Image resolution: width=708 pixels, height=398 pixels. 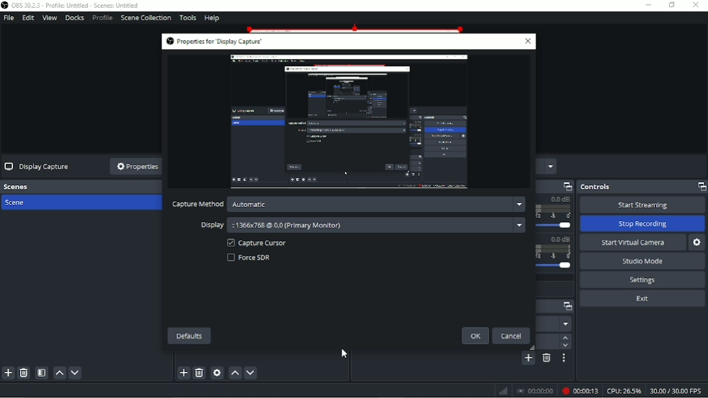 I want to click on Add configurable transition, so click(x=528, y=358).